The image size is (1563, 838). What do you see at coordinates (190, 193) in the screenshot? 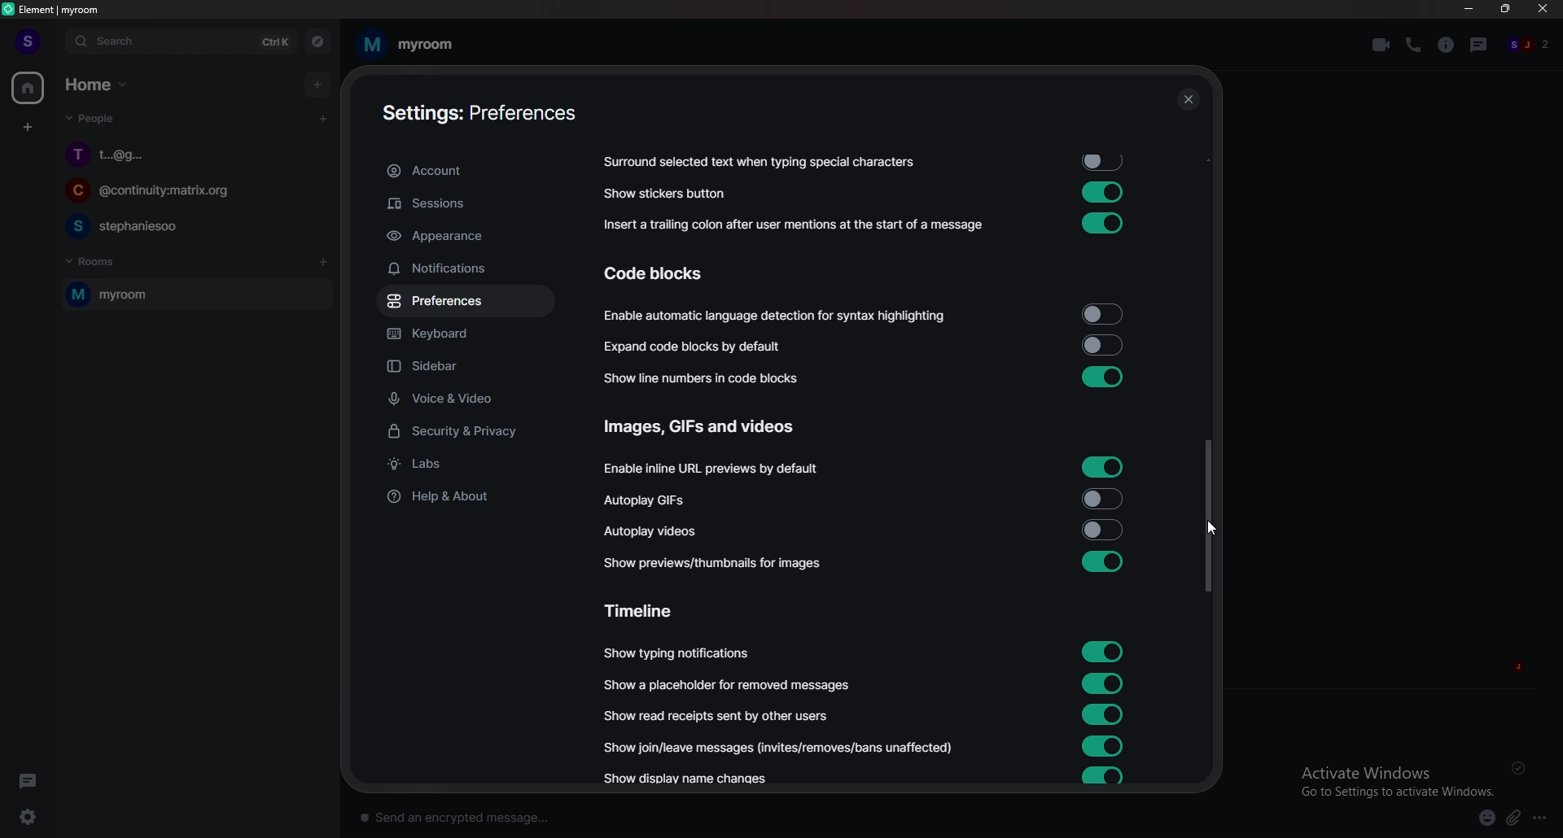
I see `chat` at bounding box center [190, 193].